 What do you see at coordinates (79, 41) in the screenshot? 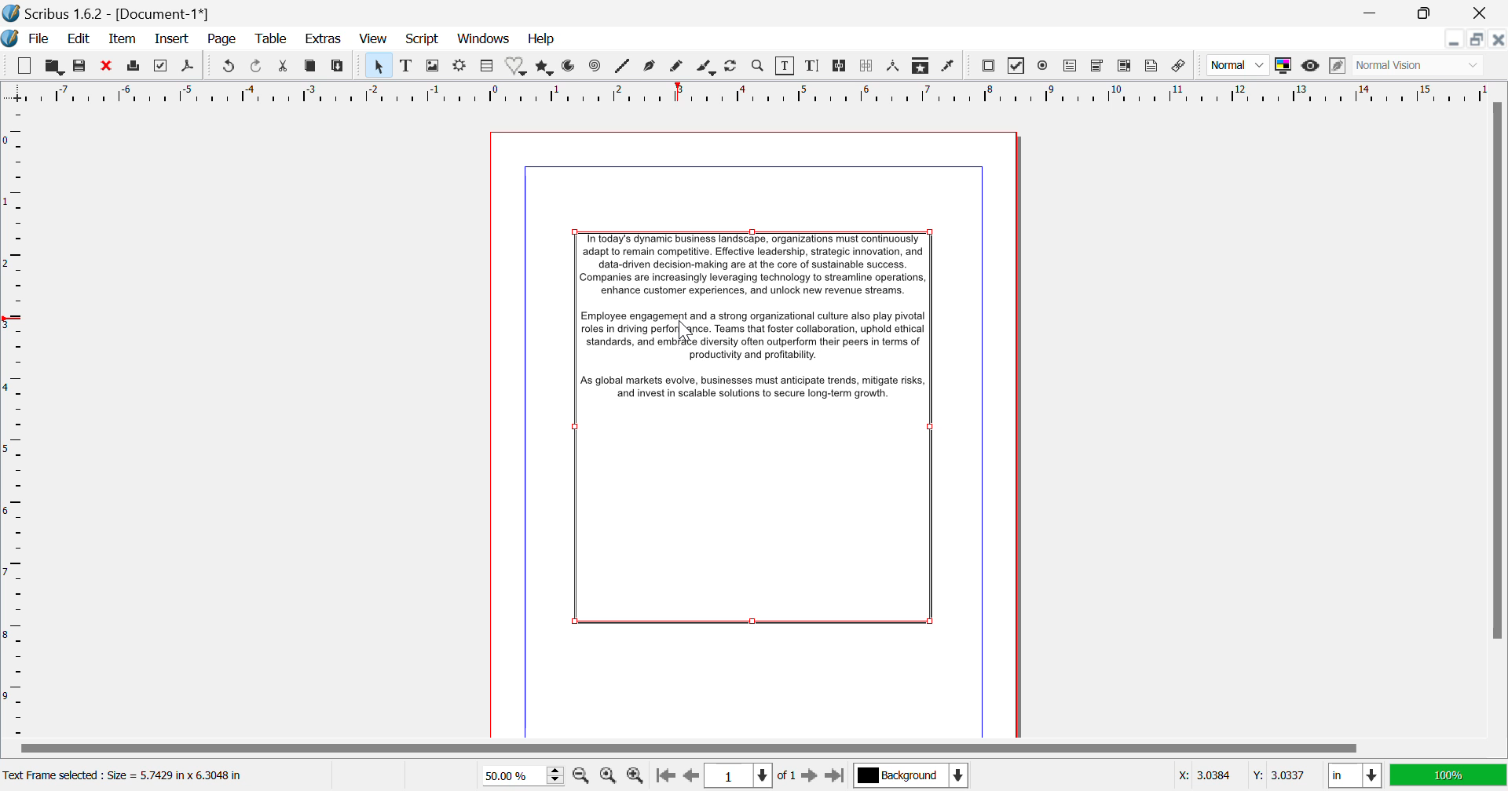
I see `Edit` at bounding box center [79, 41].